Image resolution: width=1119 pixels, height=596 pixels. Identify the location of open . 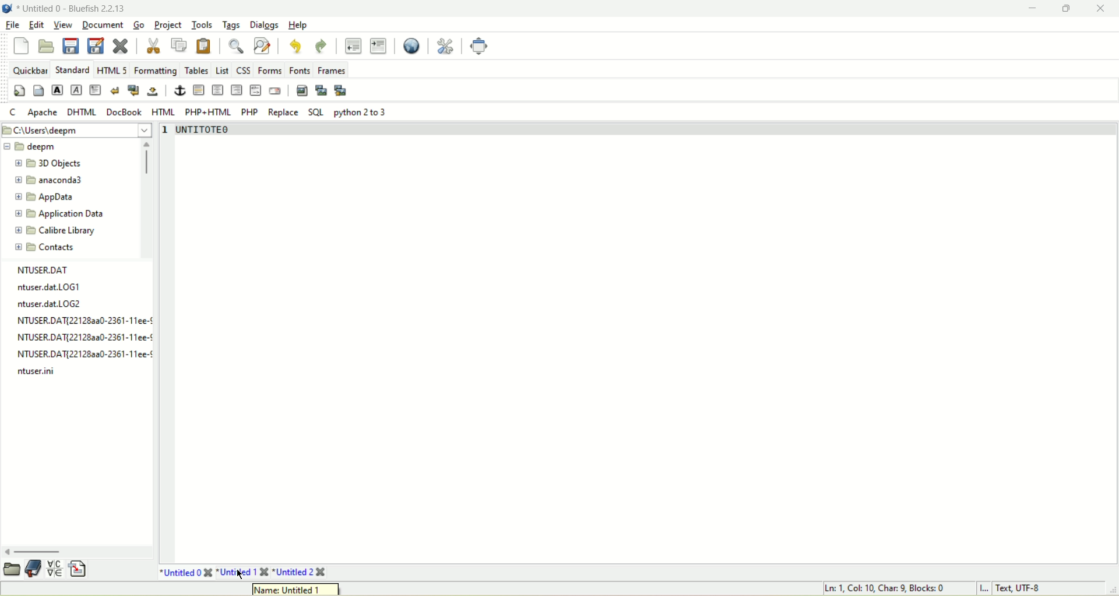
(12, 570).